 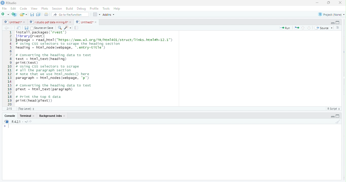 What do you see at coordinates (26, 109) in the screenshot?
I see `(top Level)` at bounding box center [26, 109].